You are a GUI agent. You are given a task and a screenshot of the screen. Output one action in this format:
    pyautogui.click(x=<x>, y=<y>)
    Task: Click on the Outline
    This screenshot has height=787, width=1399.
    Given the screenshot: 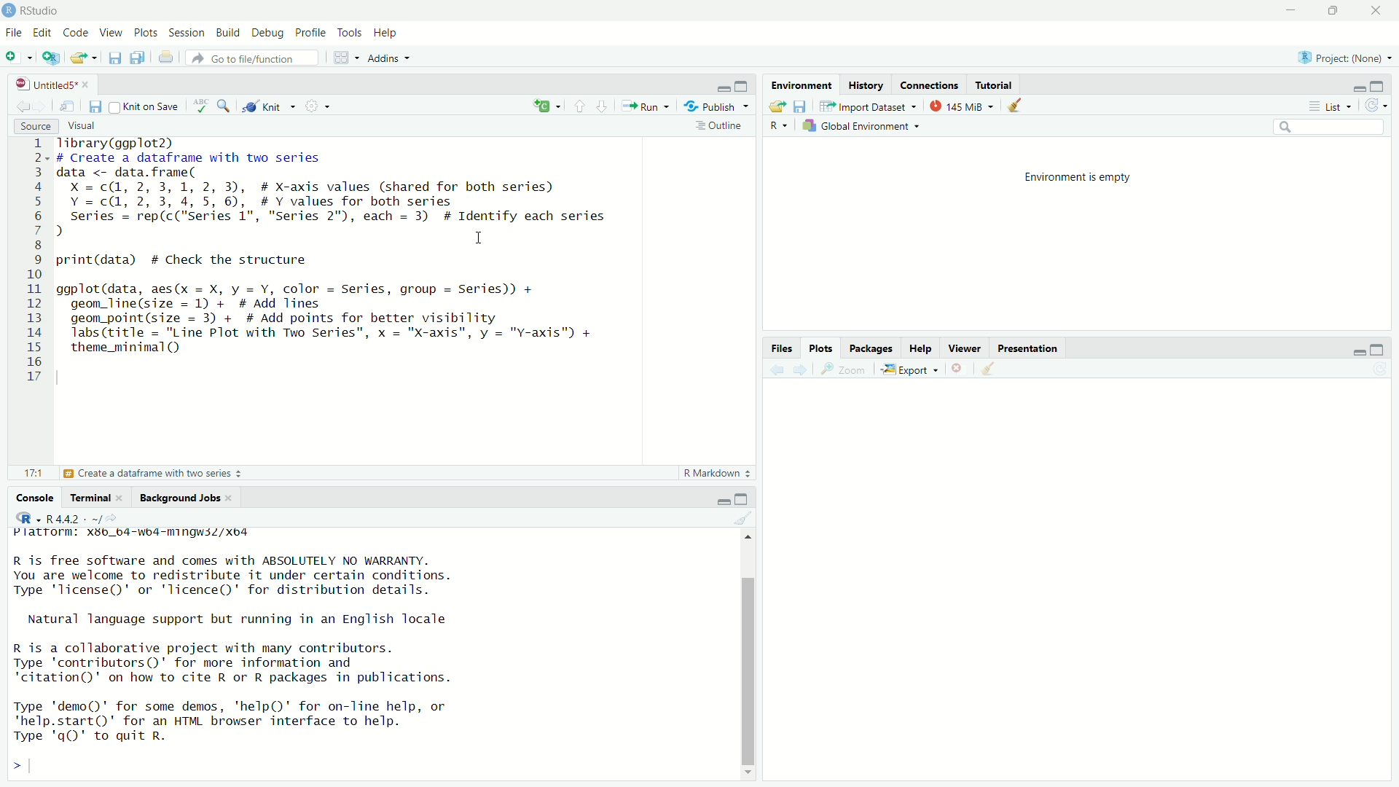 What is the action you would take?
    pyautogui.click(x=718, y=125)
    